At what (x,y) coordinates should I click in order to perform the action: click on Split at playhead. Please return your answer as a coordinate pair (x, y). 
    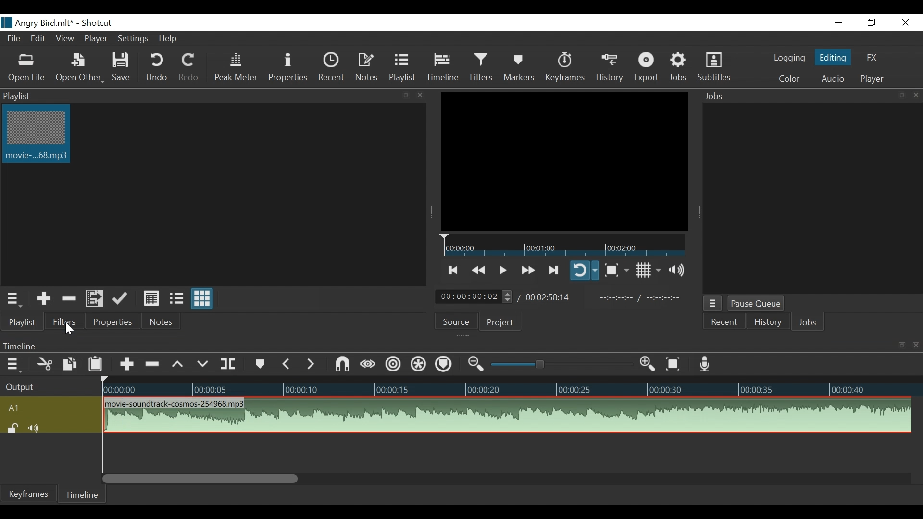
    Looking at the image, I should click on (229, 363).